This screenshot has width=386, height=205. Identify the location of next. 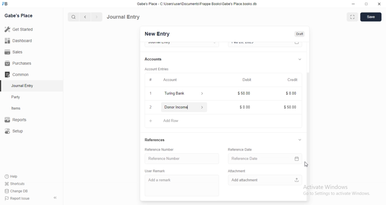
(96, 17).